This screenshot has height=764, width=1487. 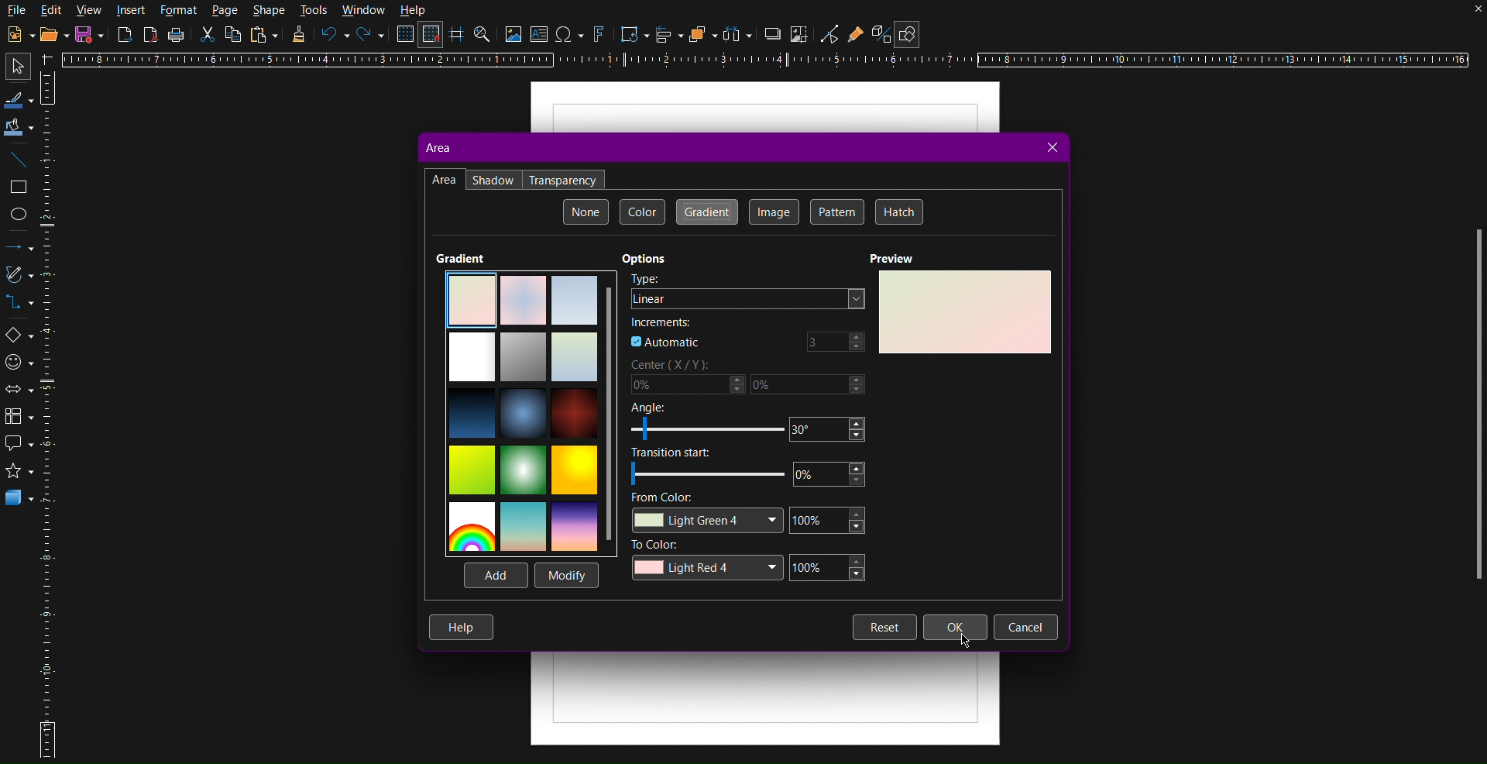 I want to click on File, so click(x=17, y=10).